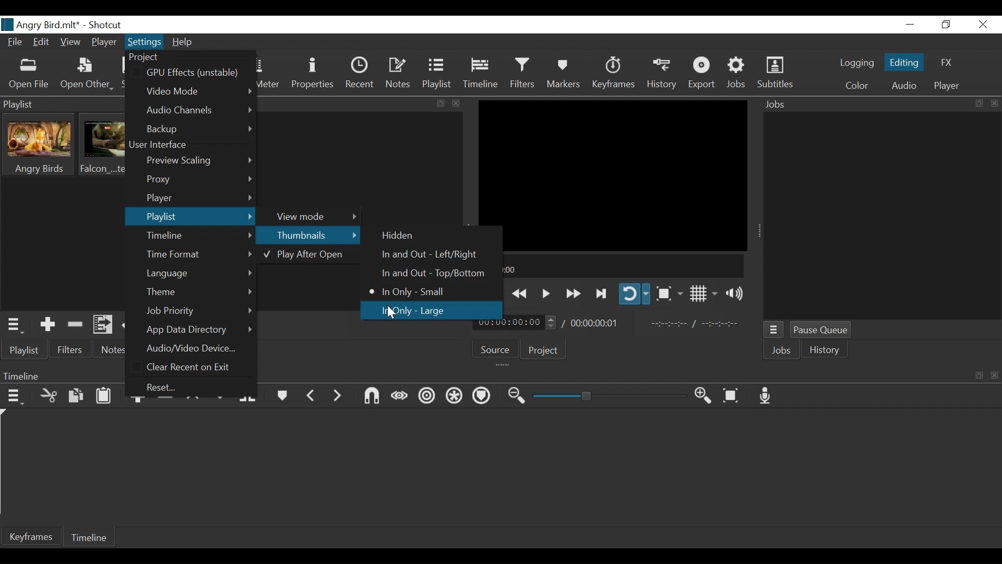 The width and height of the screenshot is (1002, 564). I want to click on maximize, so click(979, 374).